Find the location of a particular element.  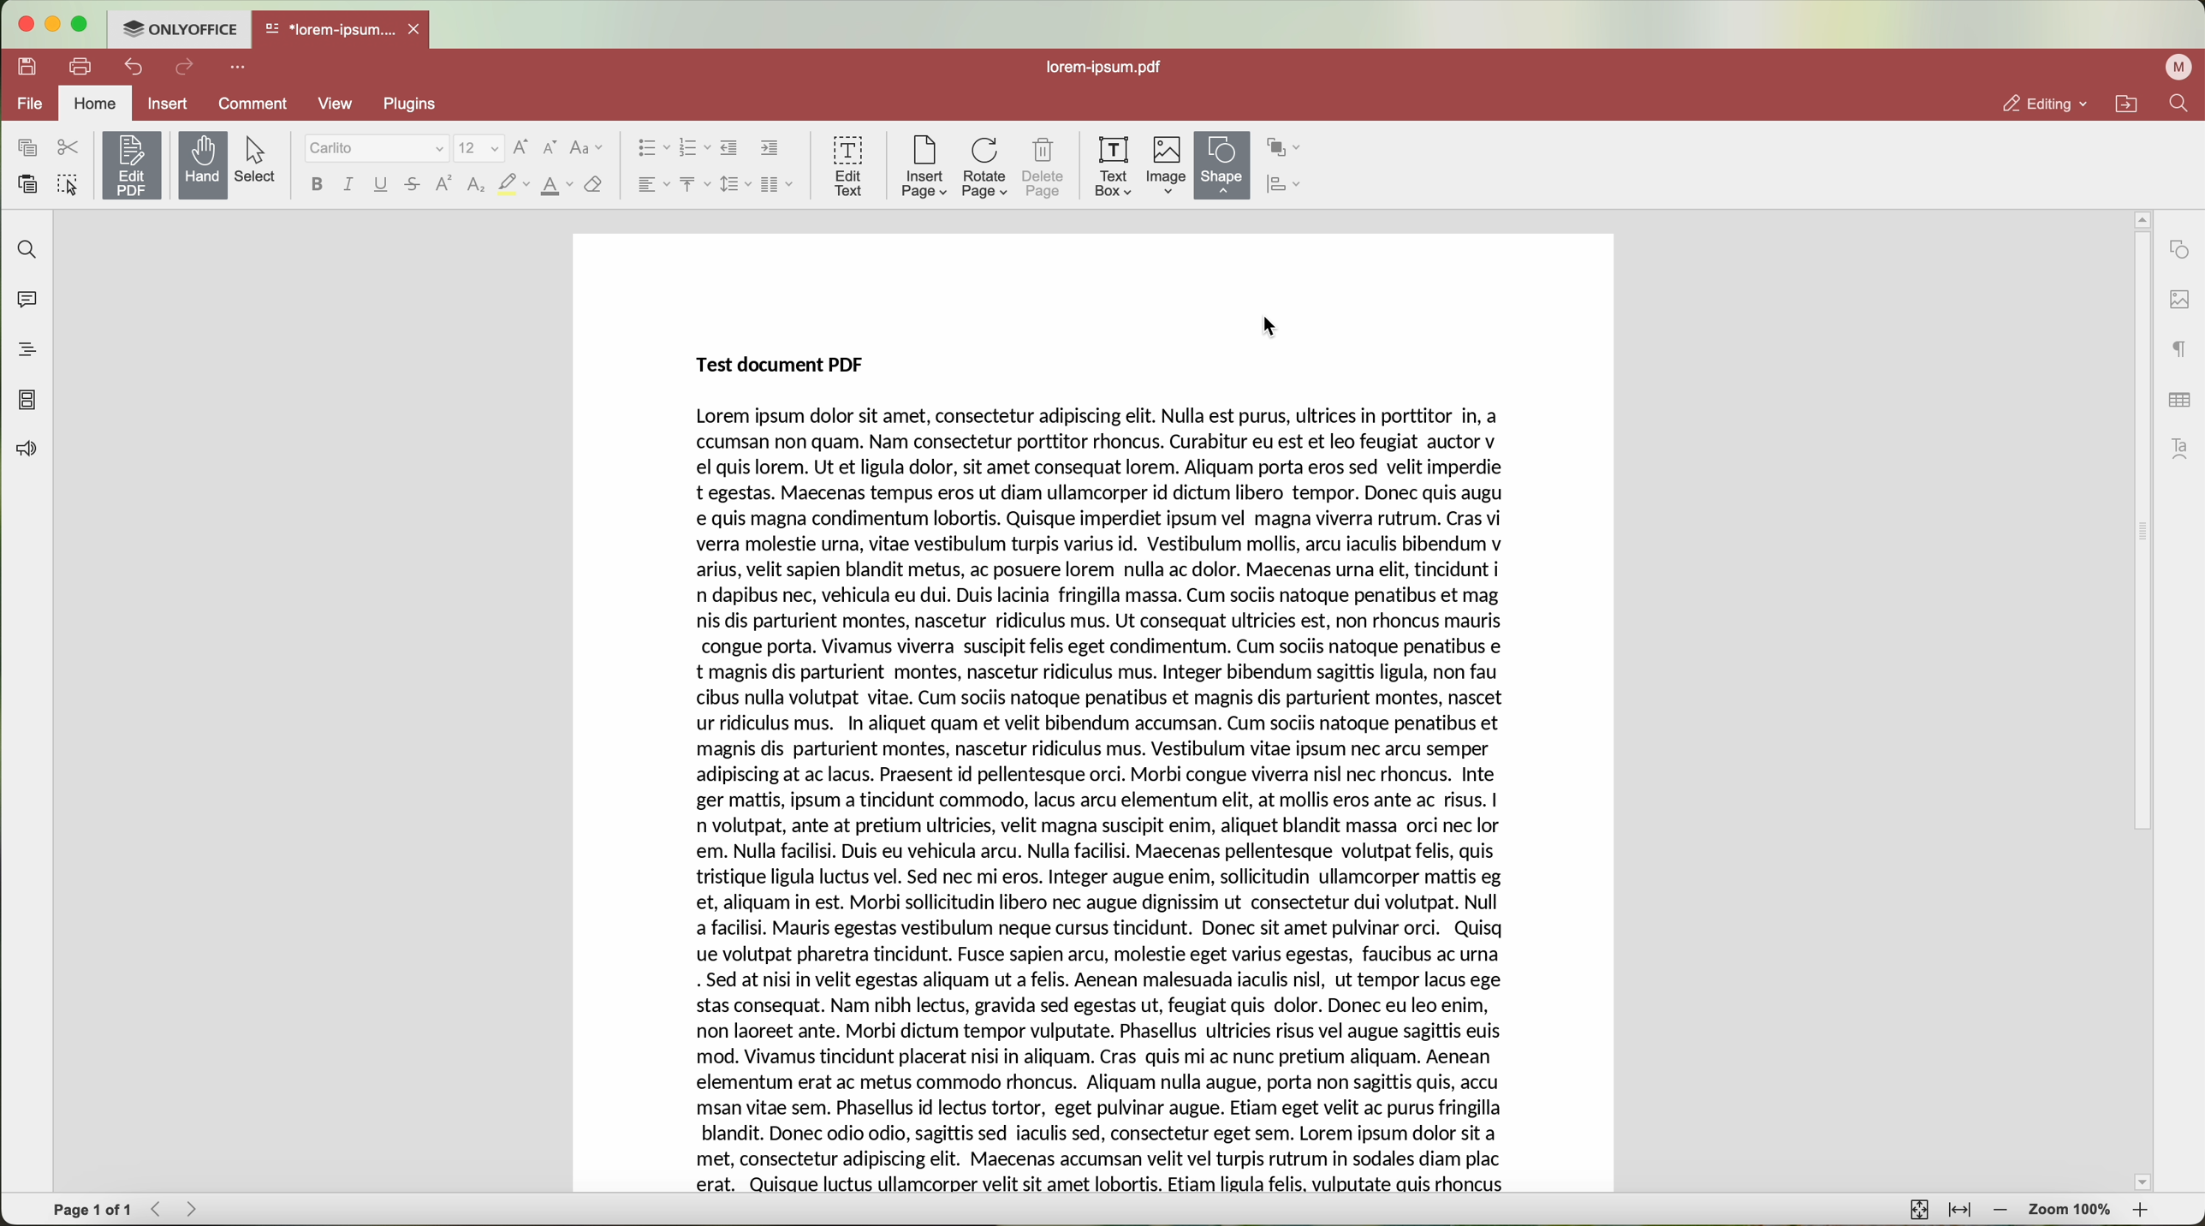

redo is located at coordinates (187, 69).